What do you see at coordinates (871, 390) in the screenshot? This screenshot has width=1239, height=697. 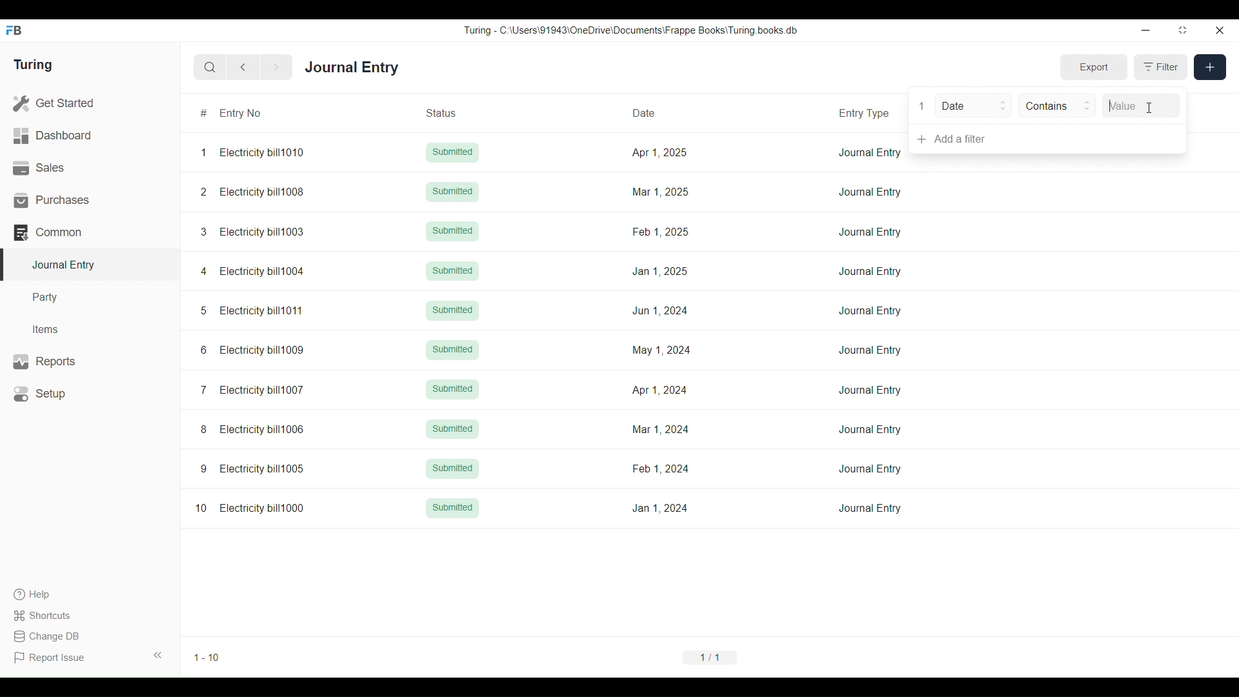 I see `Journal Entry` at bounding box center [871, 390].